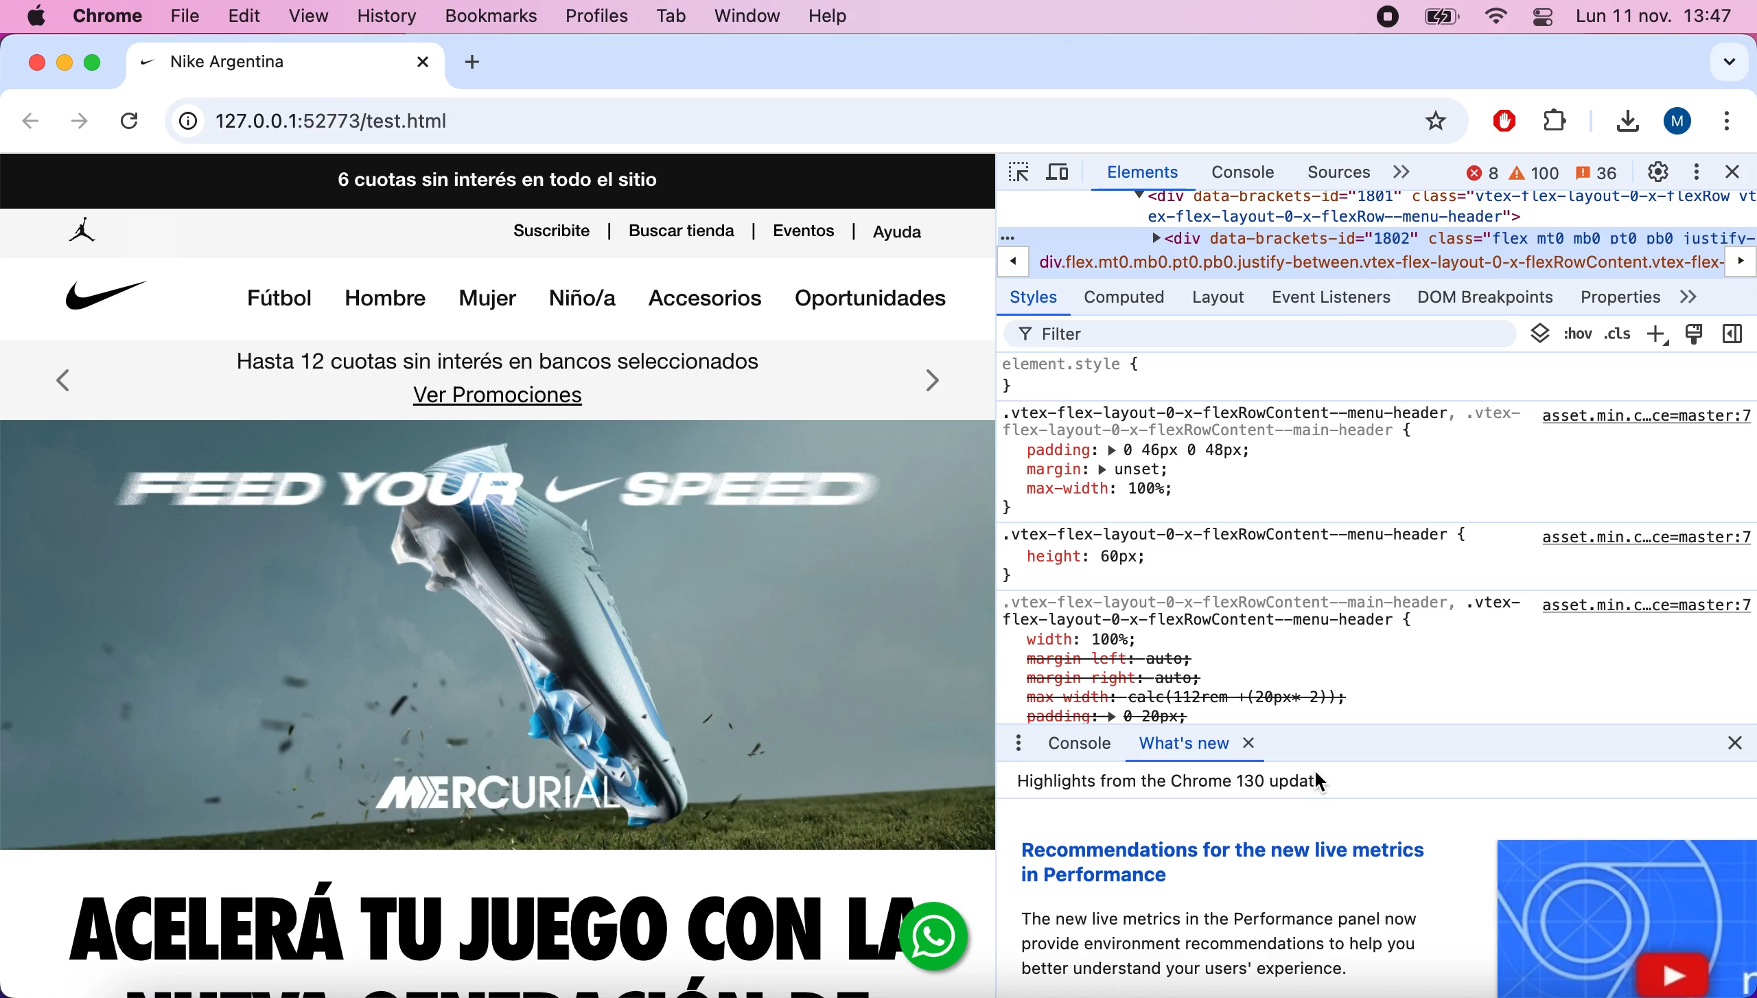  What do you see at coordinates (1708, 299) in the screenshot?
I see `more` at bounding box center [1708, 299].